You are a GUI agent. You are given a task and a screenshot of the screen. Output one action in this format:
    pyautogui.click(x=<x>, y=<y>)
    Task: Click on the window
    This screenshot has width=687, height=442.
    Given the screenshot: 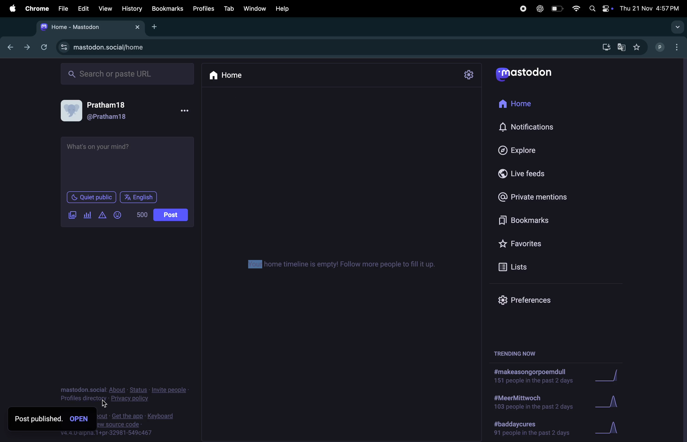 What is the action you would take?
    pyautogui.click(x=254, y=8)
    